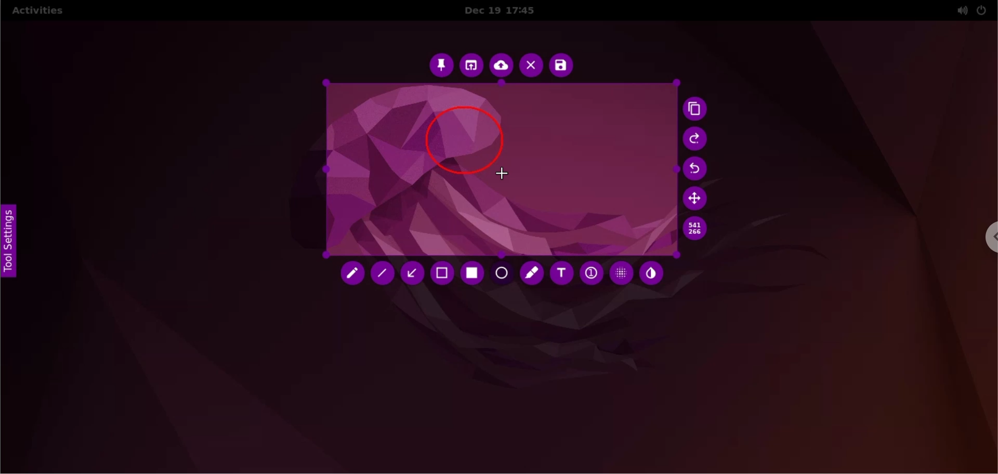 The image size is (998, 474). Describe the element at coordinates (385, 275) in the screenshot. I see `line tool` at that location.